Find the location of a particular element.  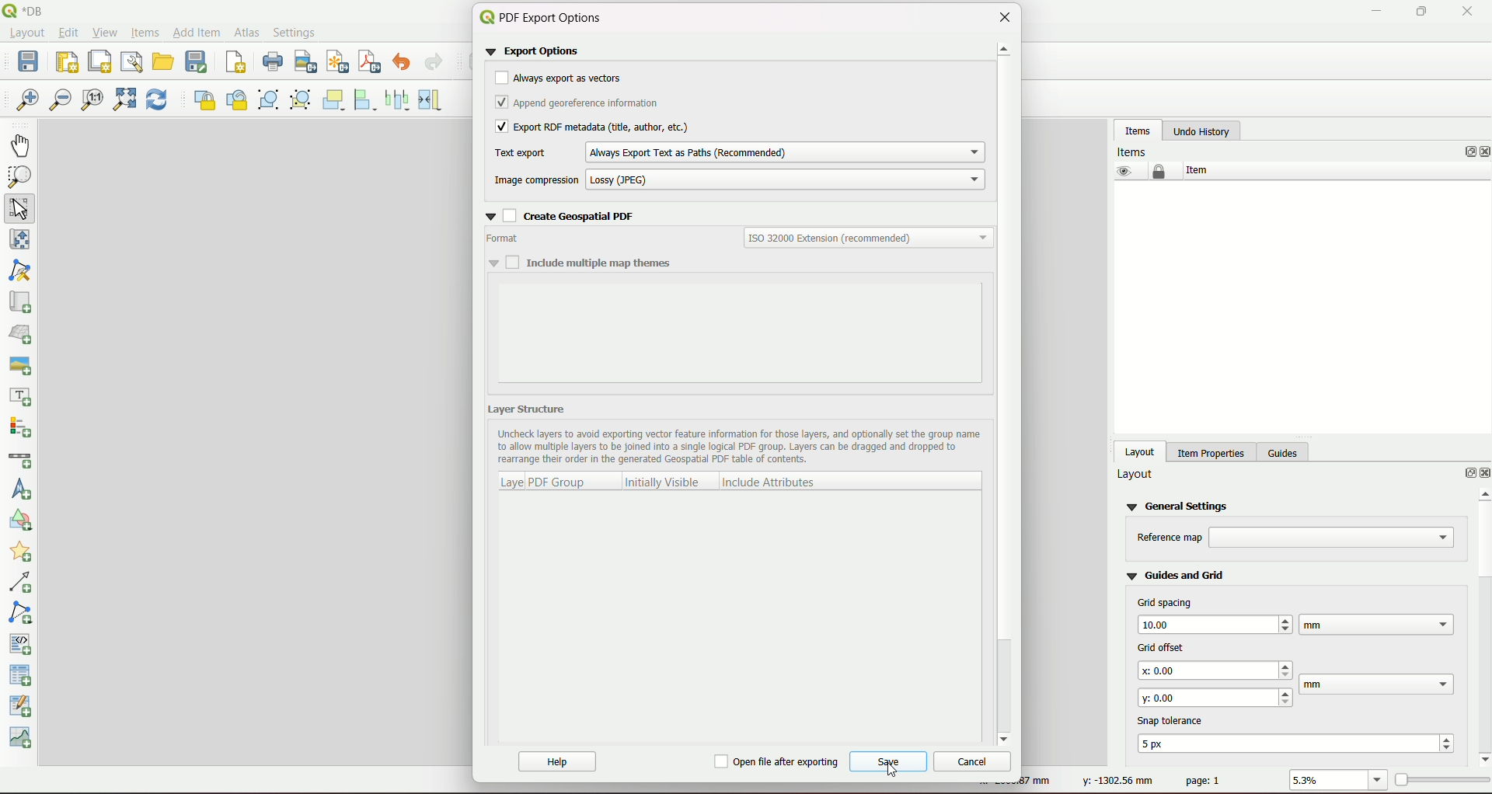

lock is located at coordinates (1159, 172).